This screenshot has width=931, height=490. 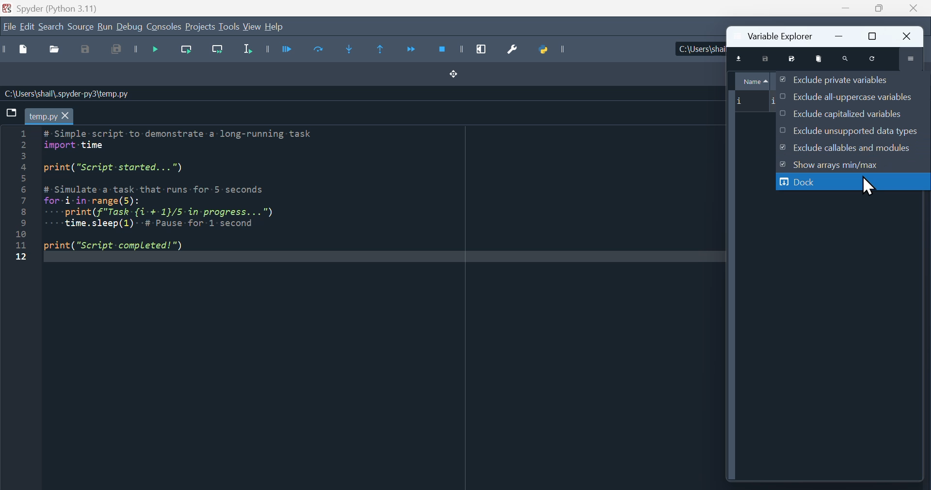 I want to click on cursor, so click(x=869, y=187).